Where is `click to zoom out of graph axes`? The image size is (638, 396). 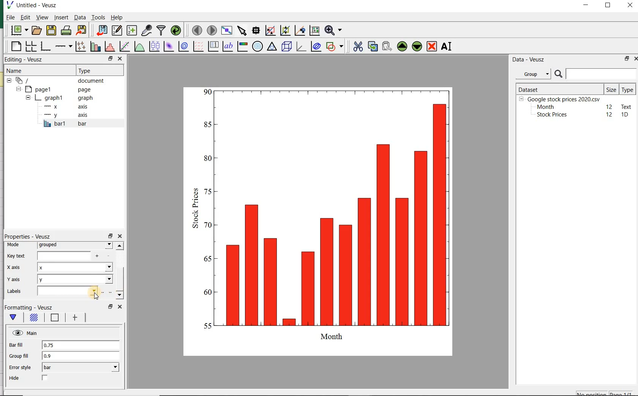 click to zoom out of graph axes is located at coordinates (284, 30).